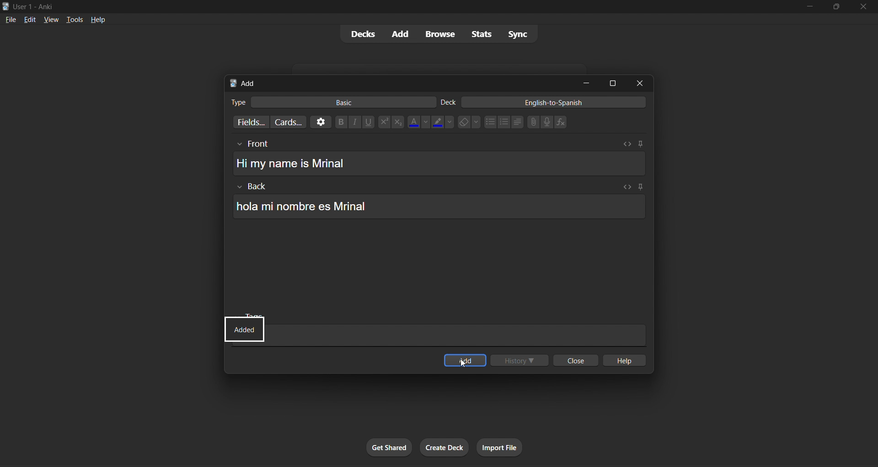 The width and height of the screenshot is (878, 467). I want to click on customize fields, so click(250, 122).